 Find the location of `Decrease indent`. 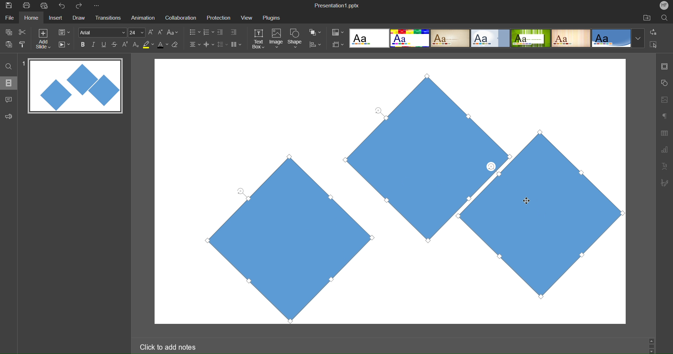

Decrease indent is located at coordinates (222, 33).